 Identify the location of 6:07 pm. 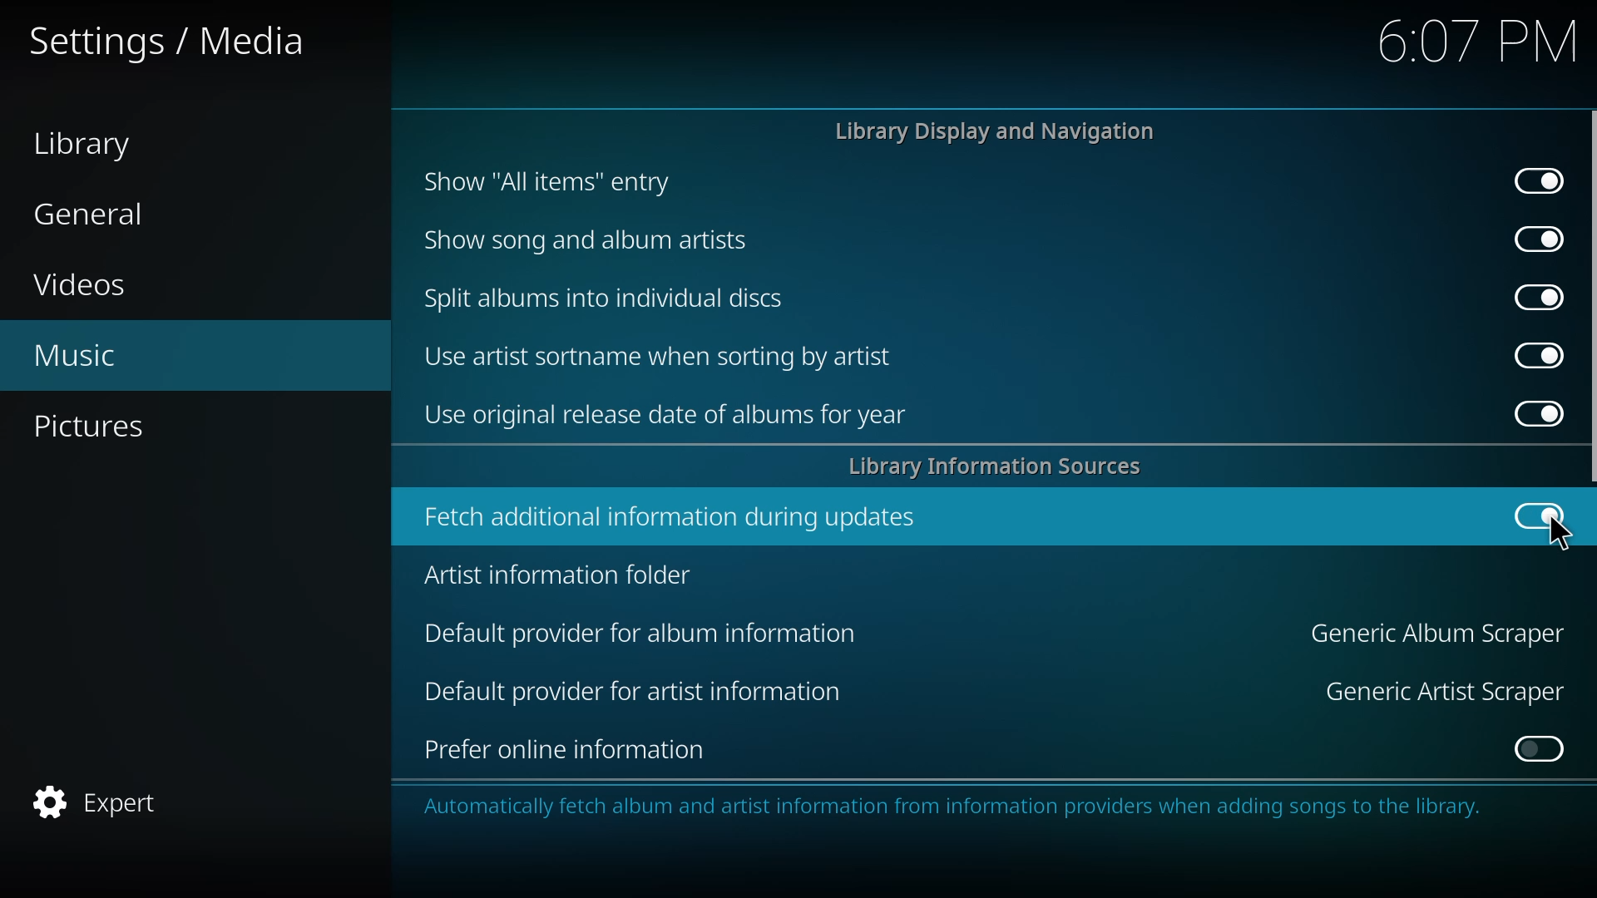
(1464, 41).